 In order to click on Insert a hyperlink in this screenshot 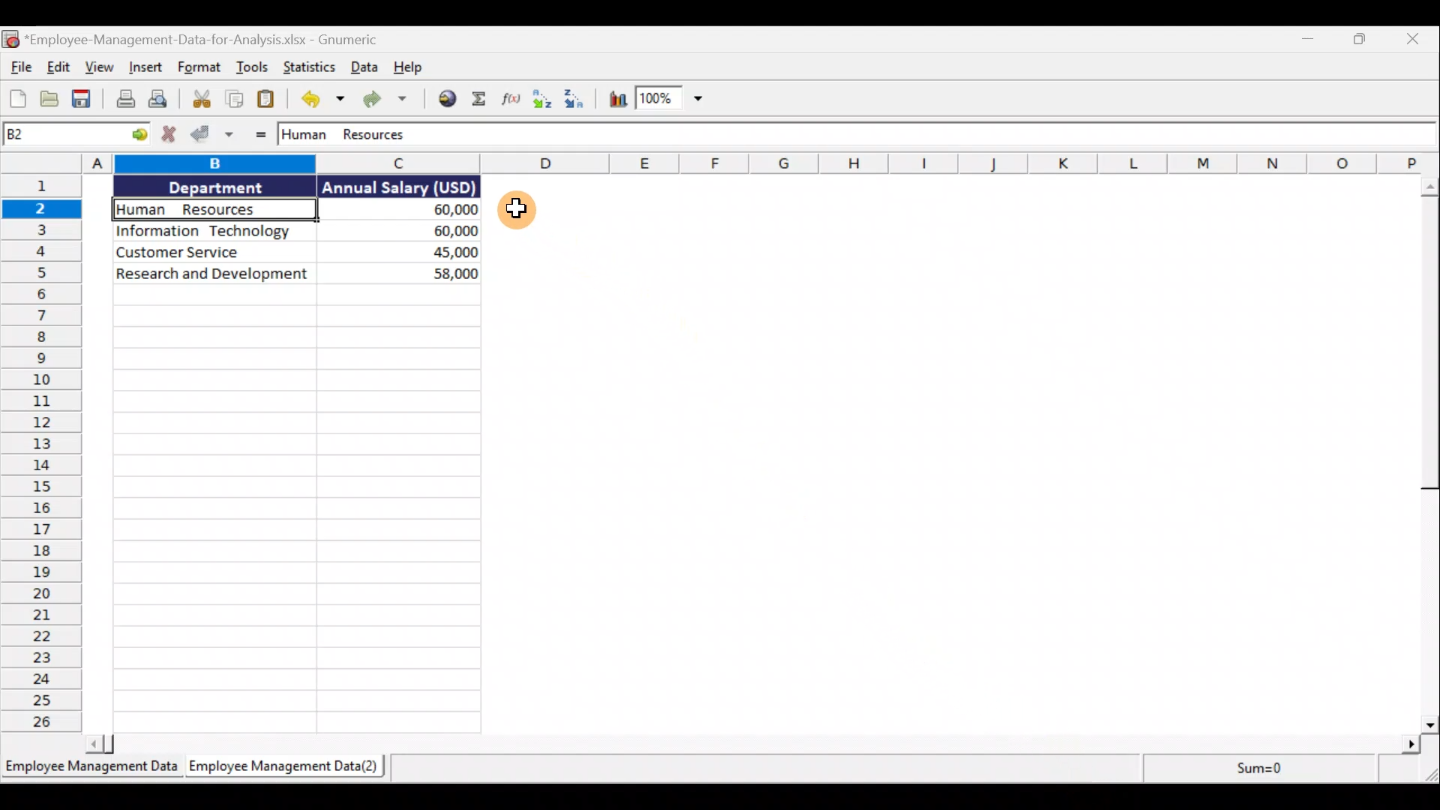, I will do `click(449, 99)`.